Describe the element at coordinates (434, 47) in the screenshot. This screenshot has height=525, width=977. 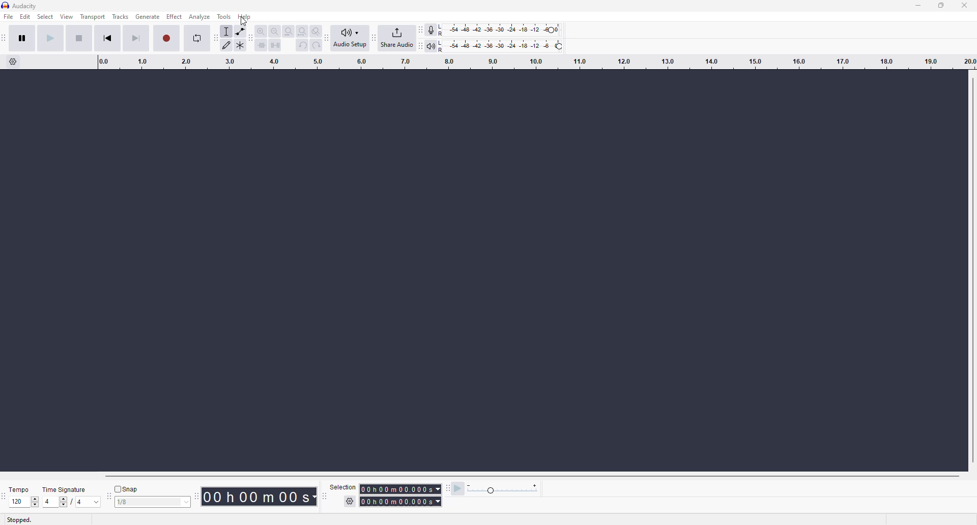
I see `playback meter` at that location.